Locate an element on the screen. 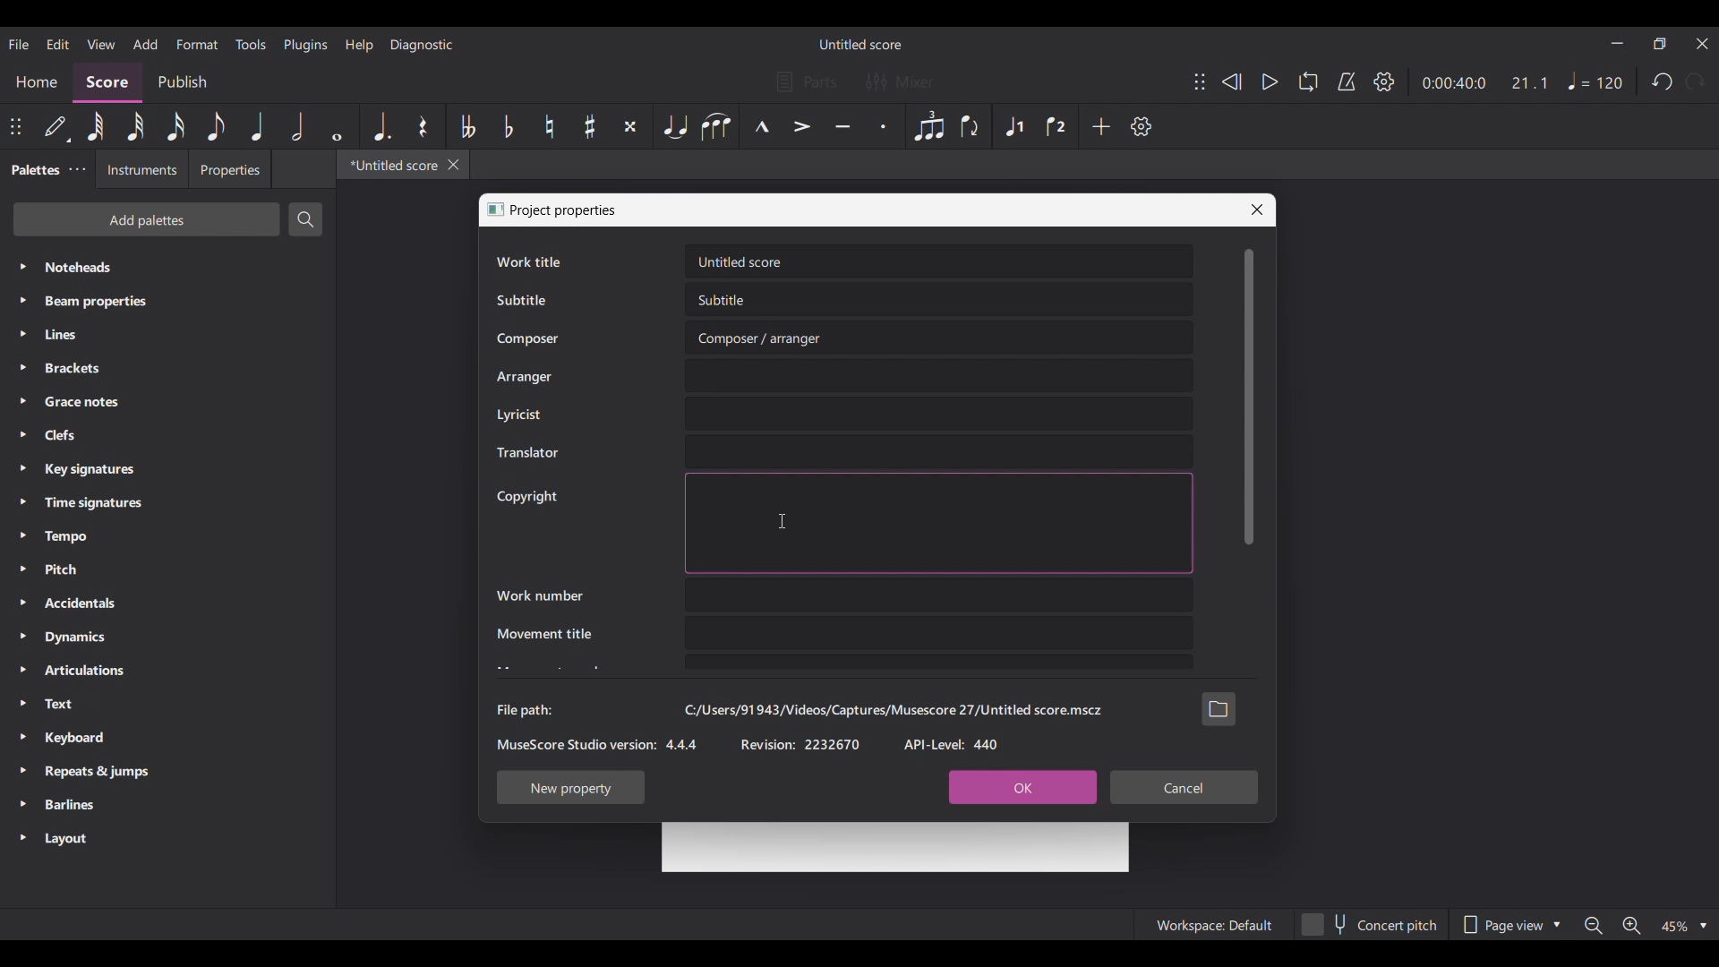 The image size is (1719, 967). Current ratio is located at coordinates (1529, 82).